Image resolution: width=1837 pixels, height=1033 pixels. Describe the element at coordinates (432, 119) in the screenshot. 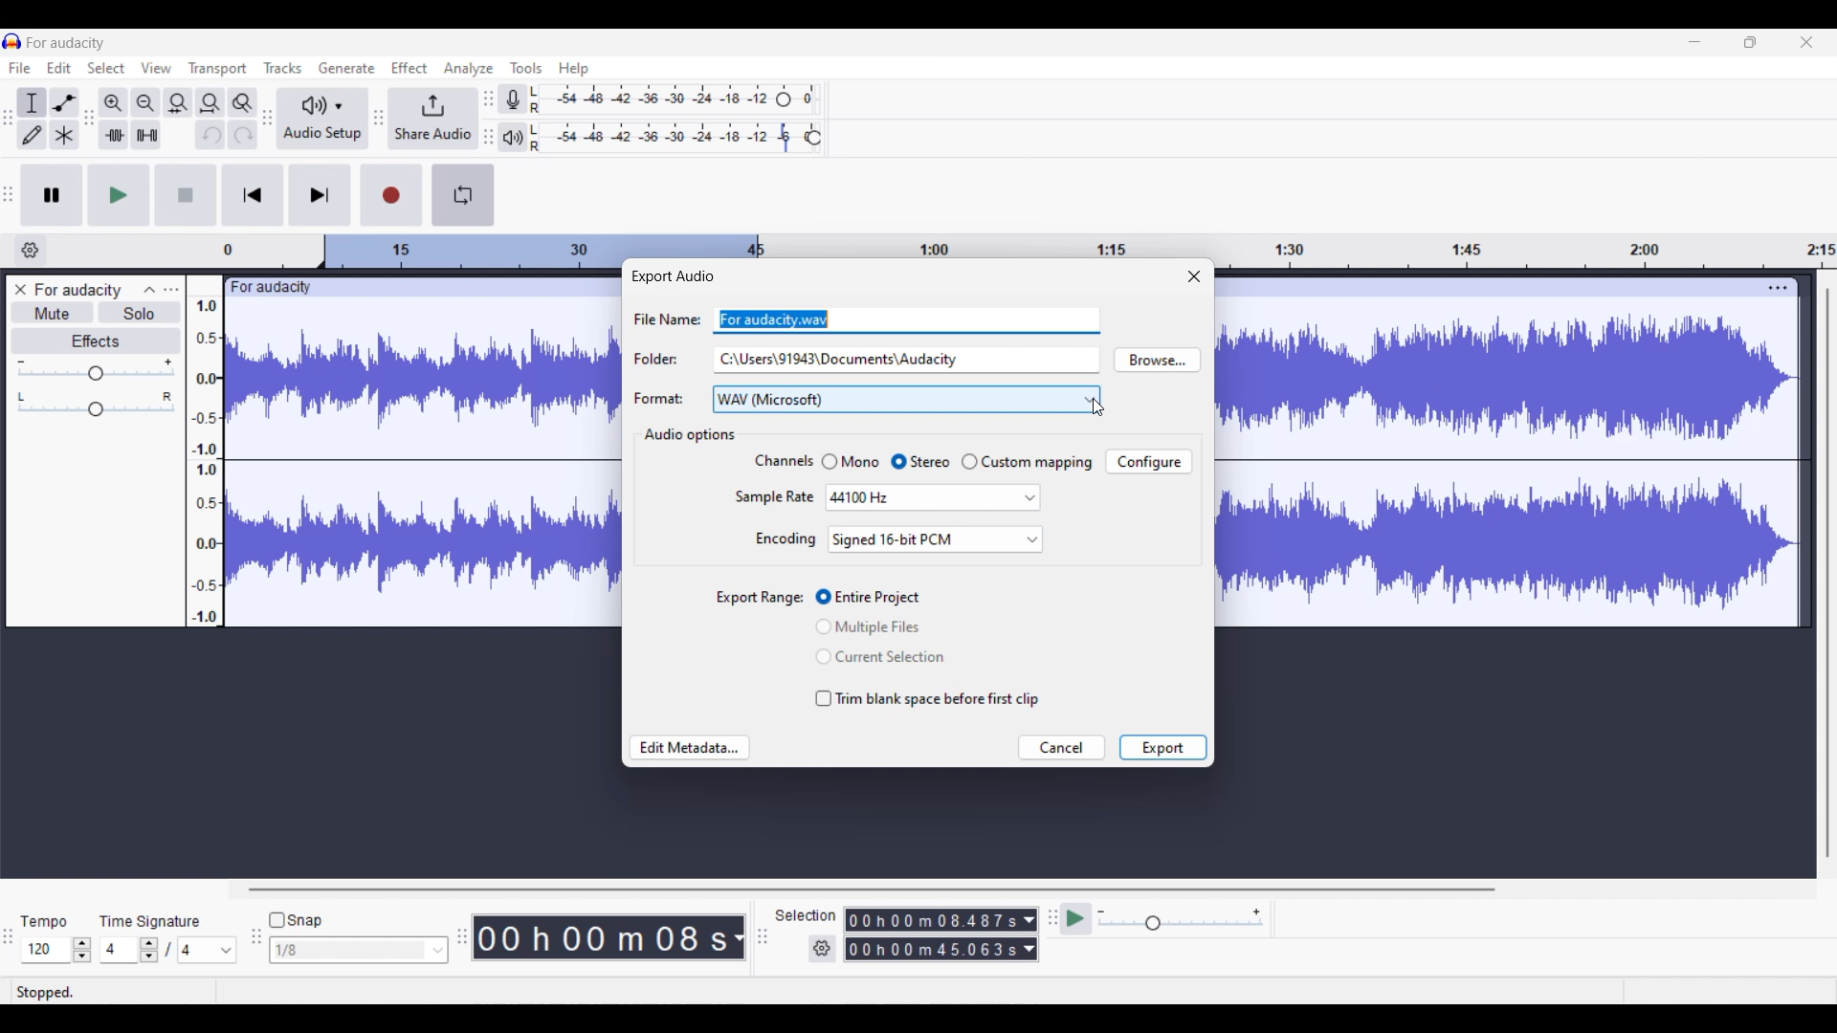

I see `Share audio` at that location.